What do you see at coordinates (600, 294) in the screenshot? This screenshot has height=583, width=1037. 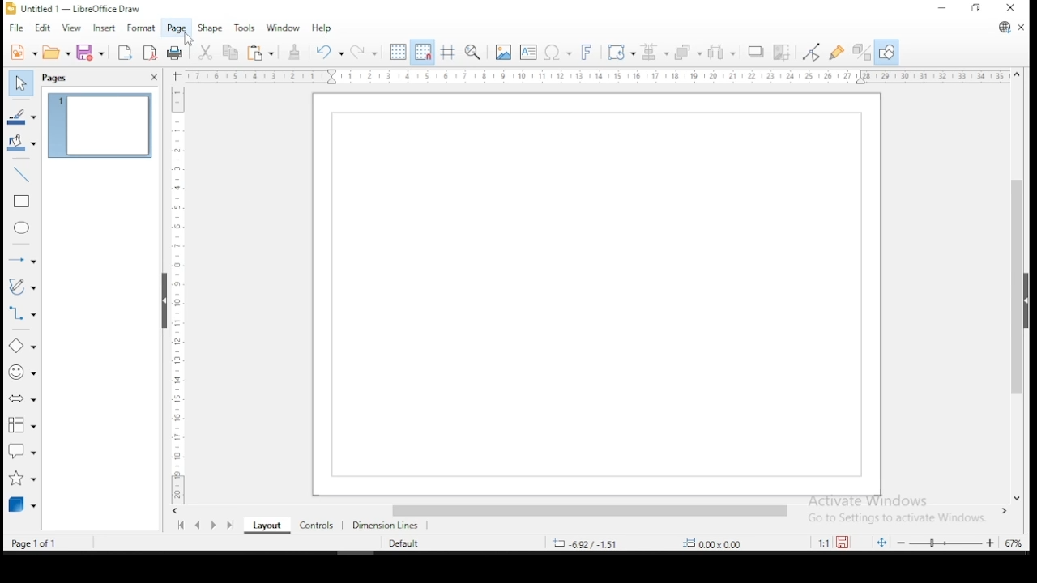 I see `Page` at bounding box center [600, 294].